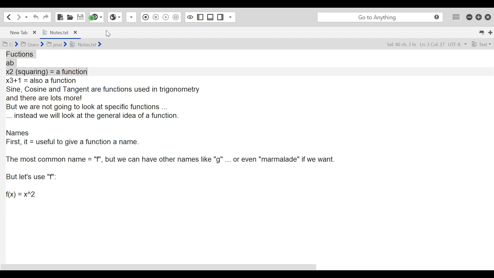 This screenshot has width=494, height=278. I want to click on View in Browser, so click(115, 18).